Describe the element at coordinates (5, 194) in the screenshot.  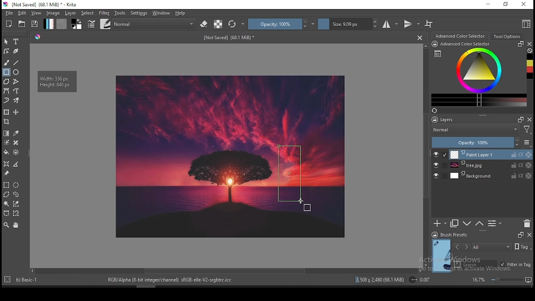
I see `polygon selection tool` at that location.